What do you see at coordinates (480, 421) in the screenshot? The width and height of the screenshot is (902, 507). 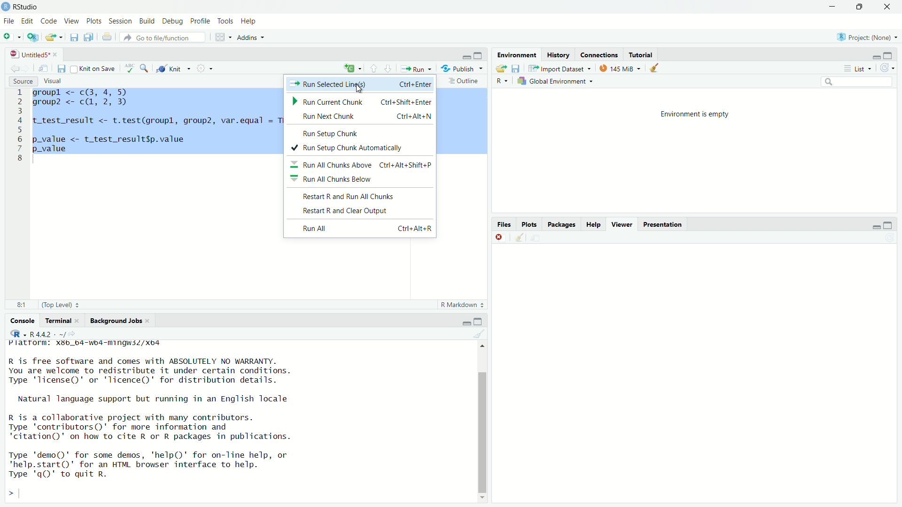 I see `scroll bar` at bounding box center [480, 421].